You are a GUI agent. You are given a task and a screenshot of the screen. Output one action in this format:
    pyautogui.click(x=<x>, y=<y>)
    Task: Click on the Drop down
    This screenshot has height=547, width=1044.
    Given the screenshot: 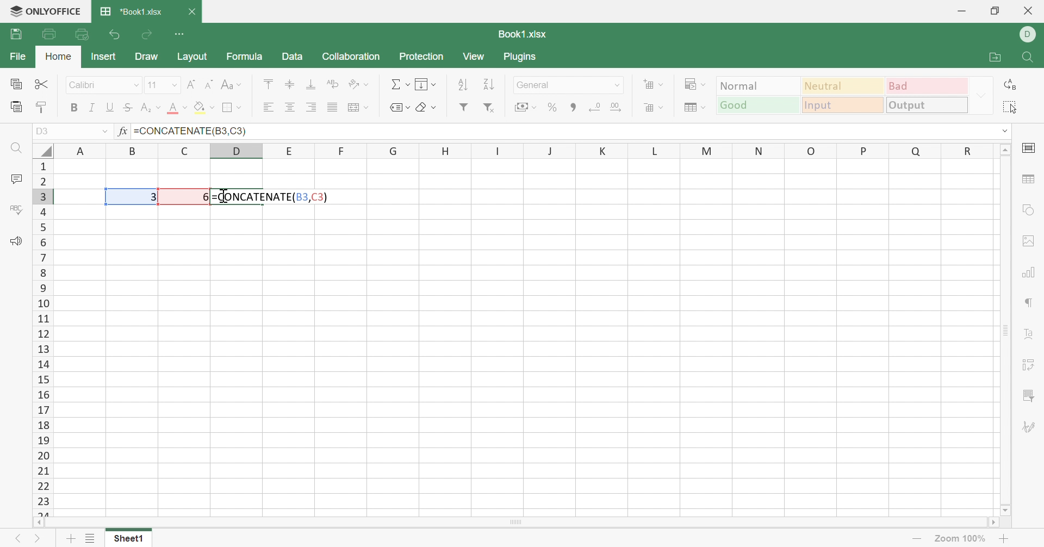 What is the action you would take?
    pyautogui.click(x=106, y=132)
    